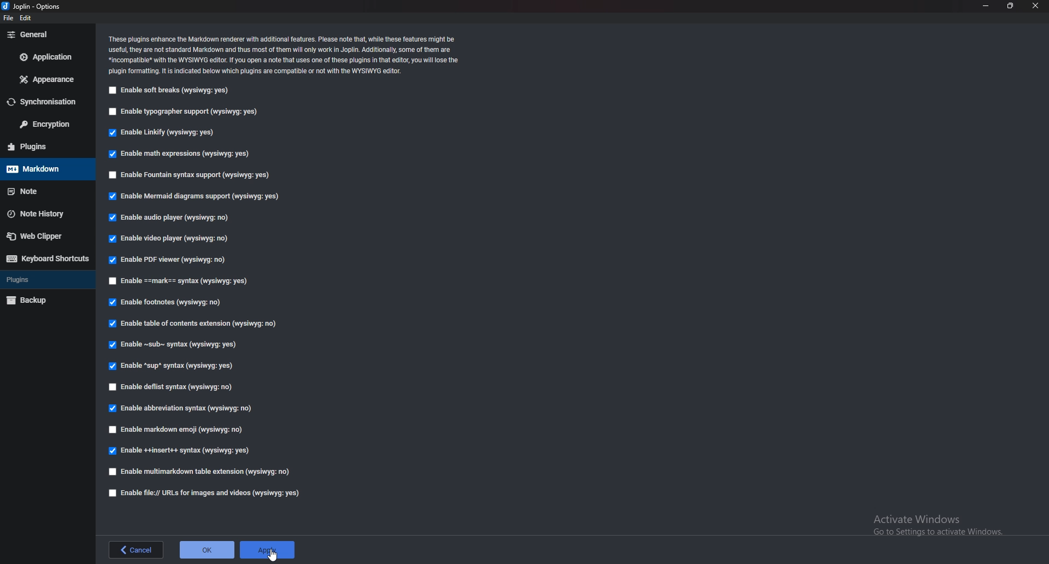 Image resolution: width=1049 pixels, height=564 pixels. I want to click on Enable audio player, so click(173, 217).